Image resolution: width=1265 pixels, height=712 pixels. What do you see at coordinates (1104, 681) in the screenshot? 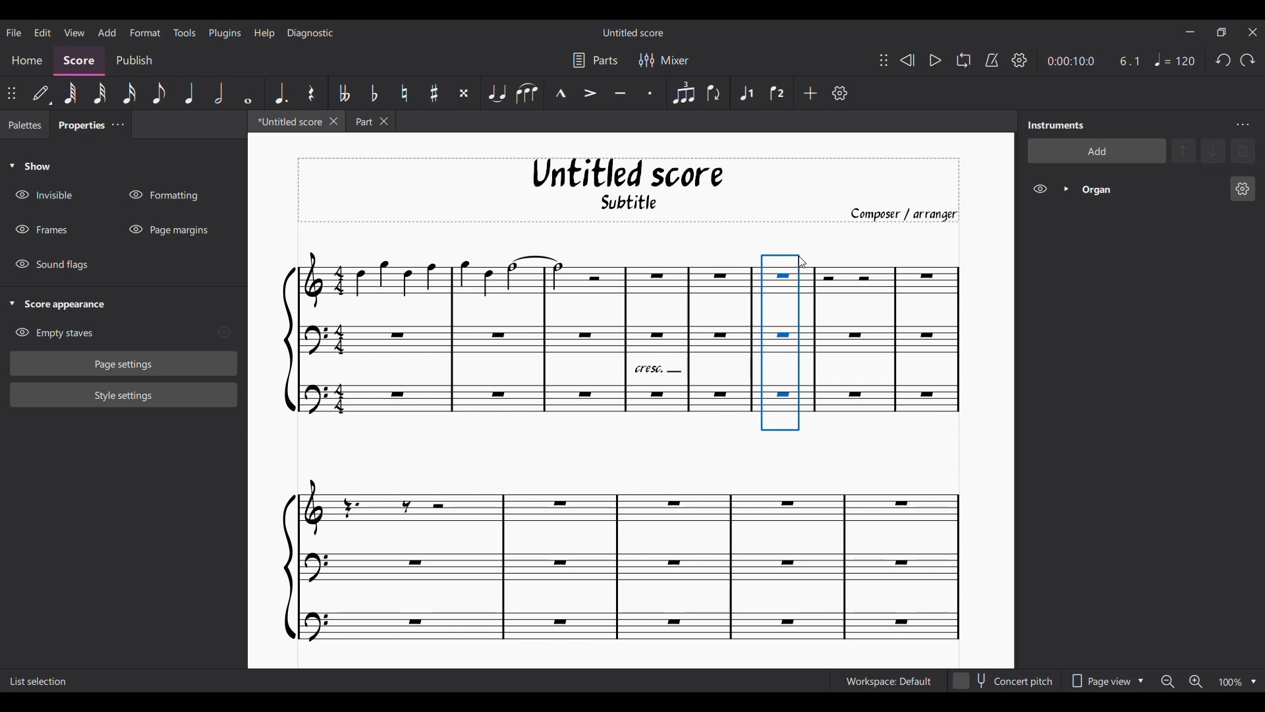
I see `Page view options` at bounding box center [1104, 681].